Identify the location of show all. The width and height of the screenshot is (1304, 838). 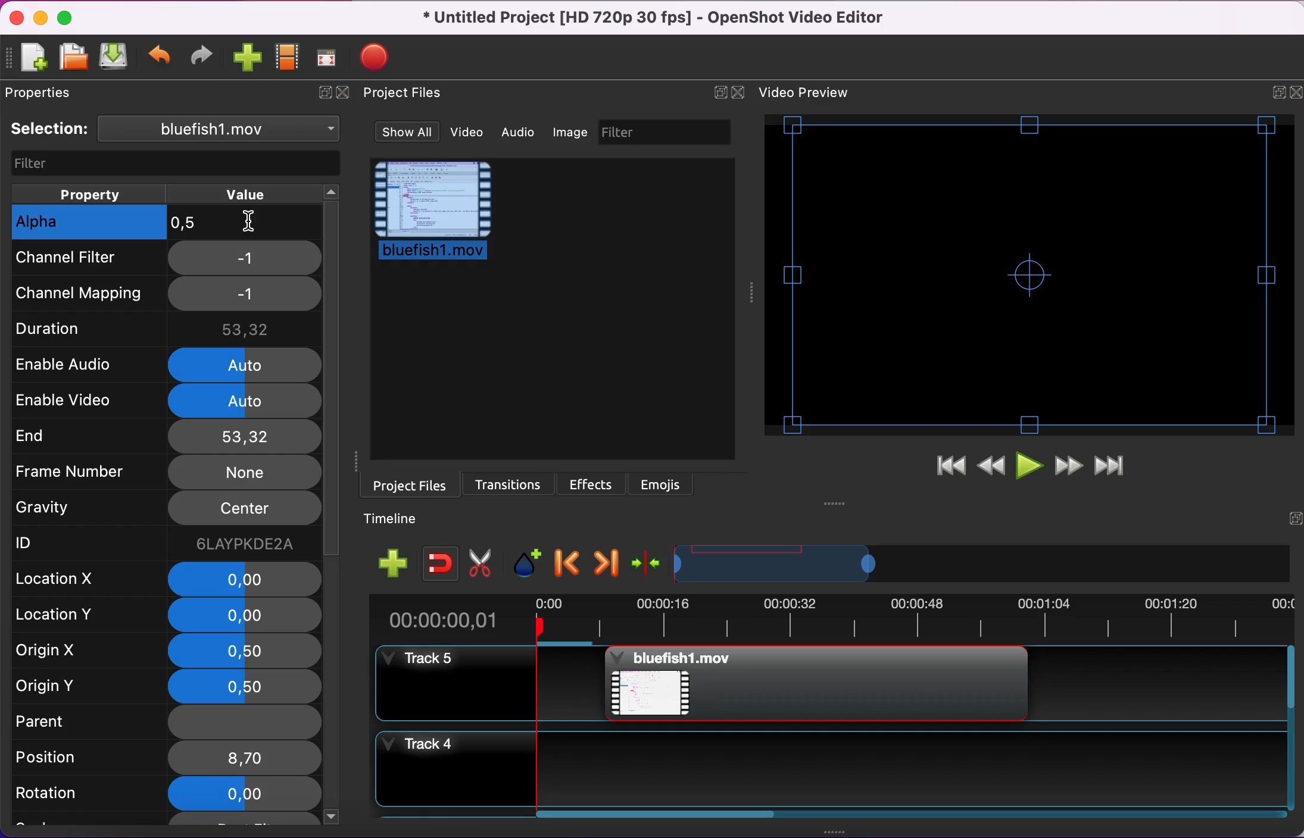
(409, 131).